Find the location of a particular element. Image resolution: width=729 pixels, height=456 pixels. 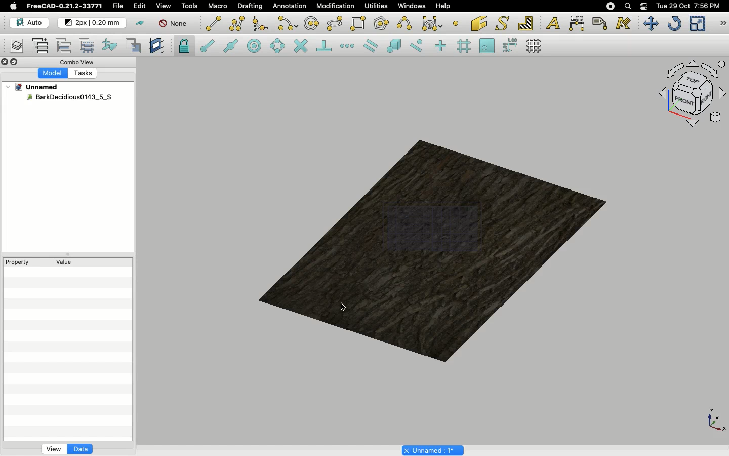

Annotation styles is located at coordinates (624, 23).